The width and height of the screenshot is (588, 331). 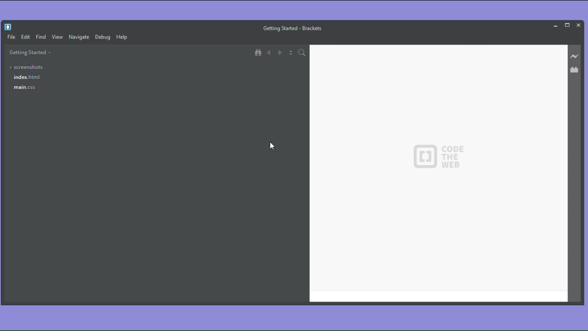 I want to click on Split editor vertically or horizontally, so click(x=292, y=54).